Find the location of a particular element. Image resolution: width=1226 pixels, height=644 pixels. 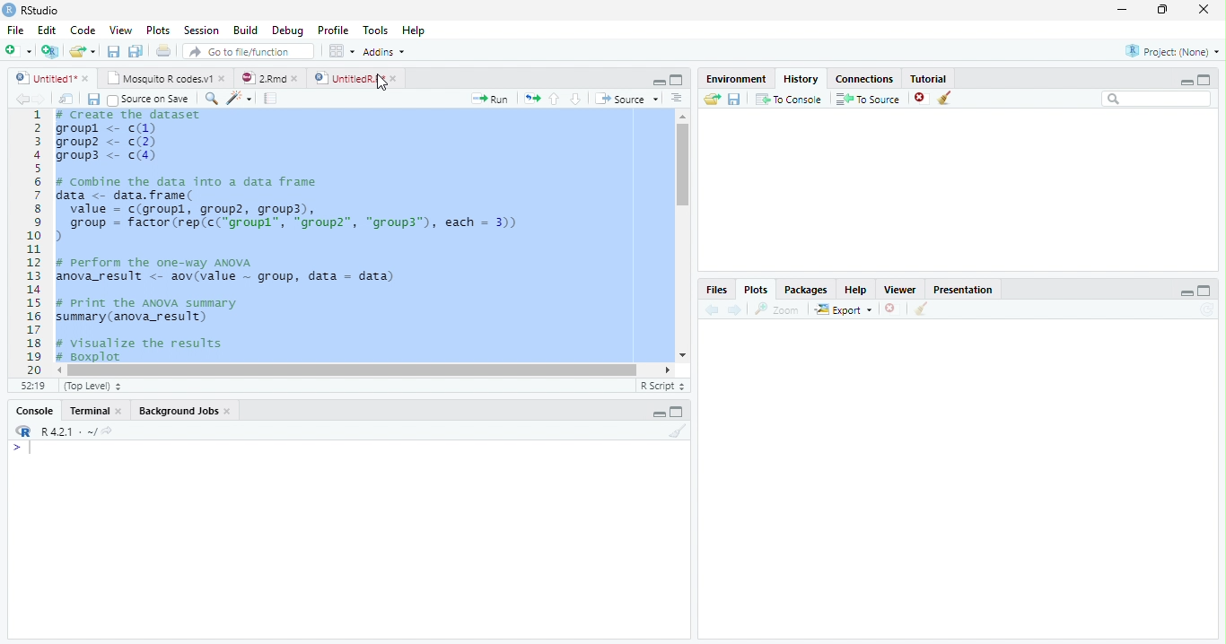

maximize is located at coordinates (1207, 79).